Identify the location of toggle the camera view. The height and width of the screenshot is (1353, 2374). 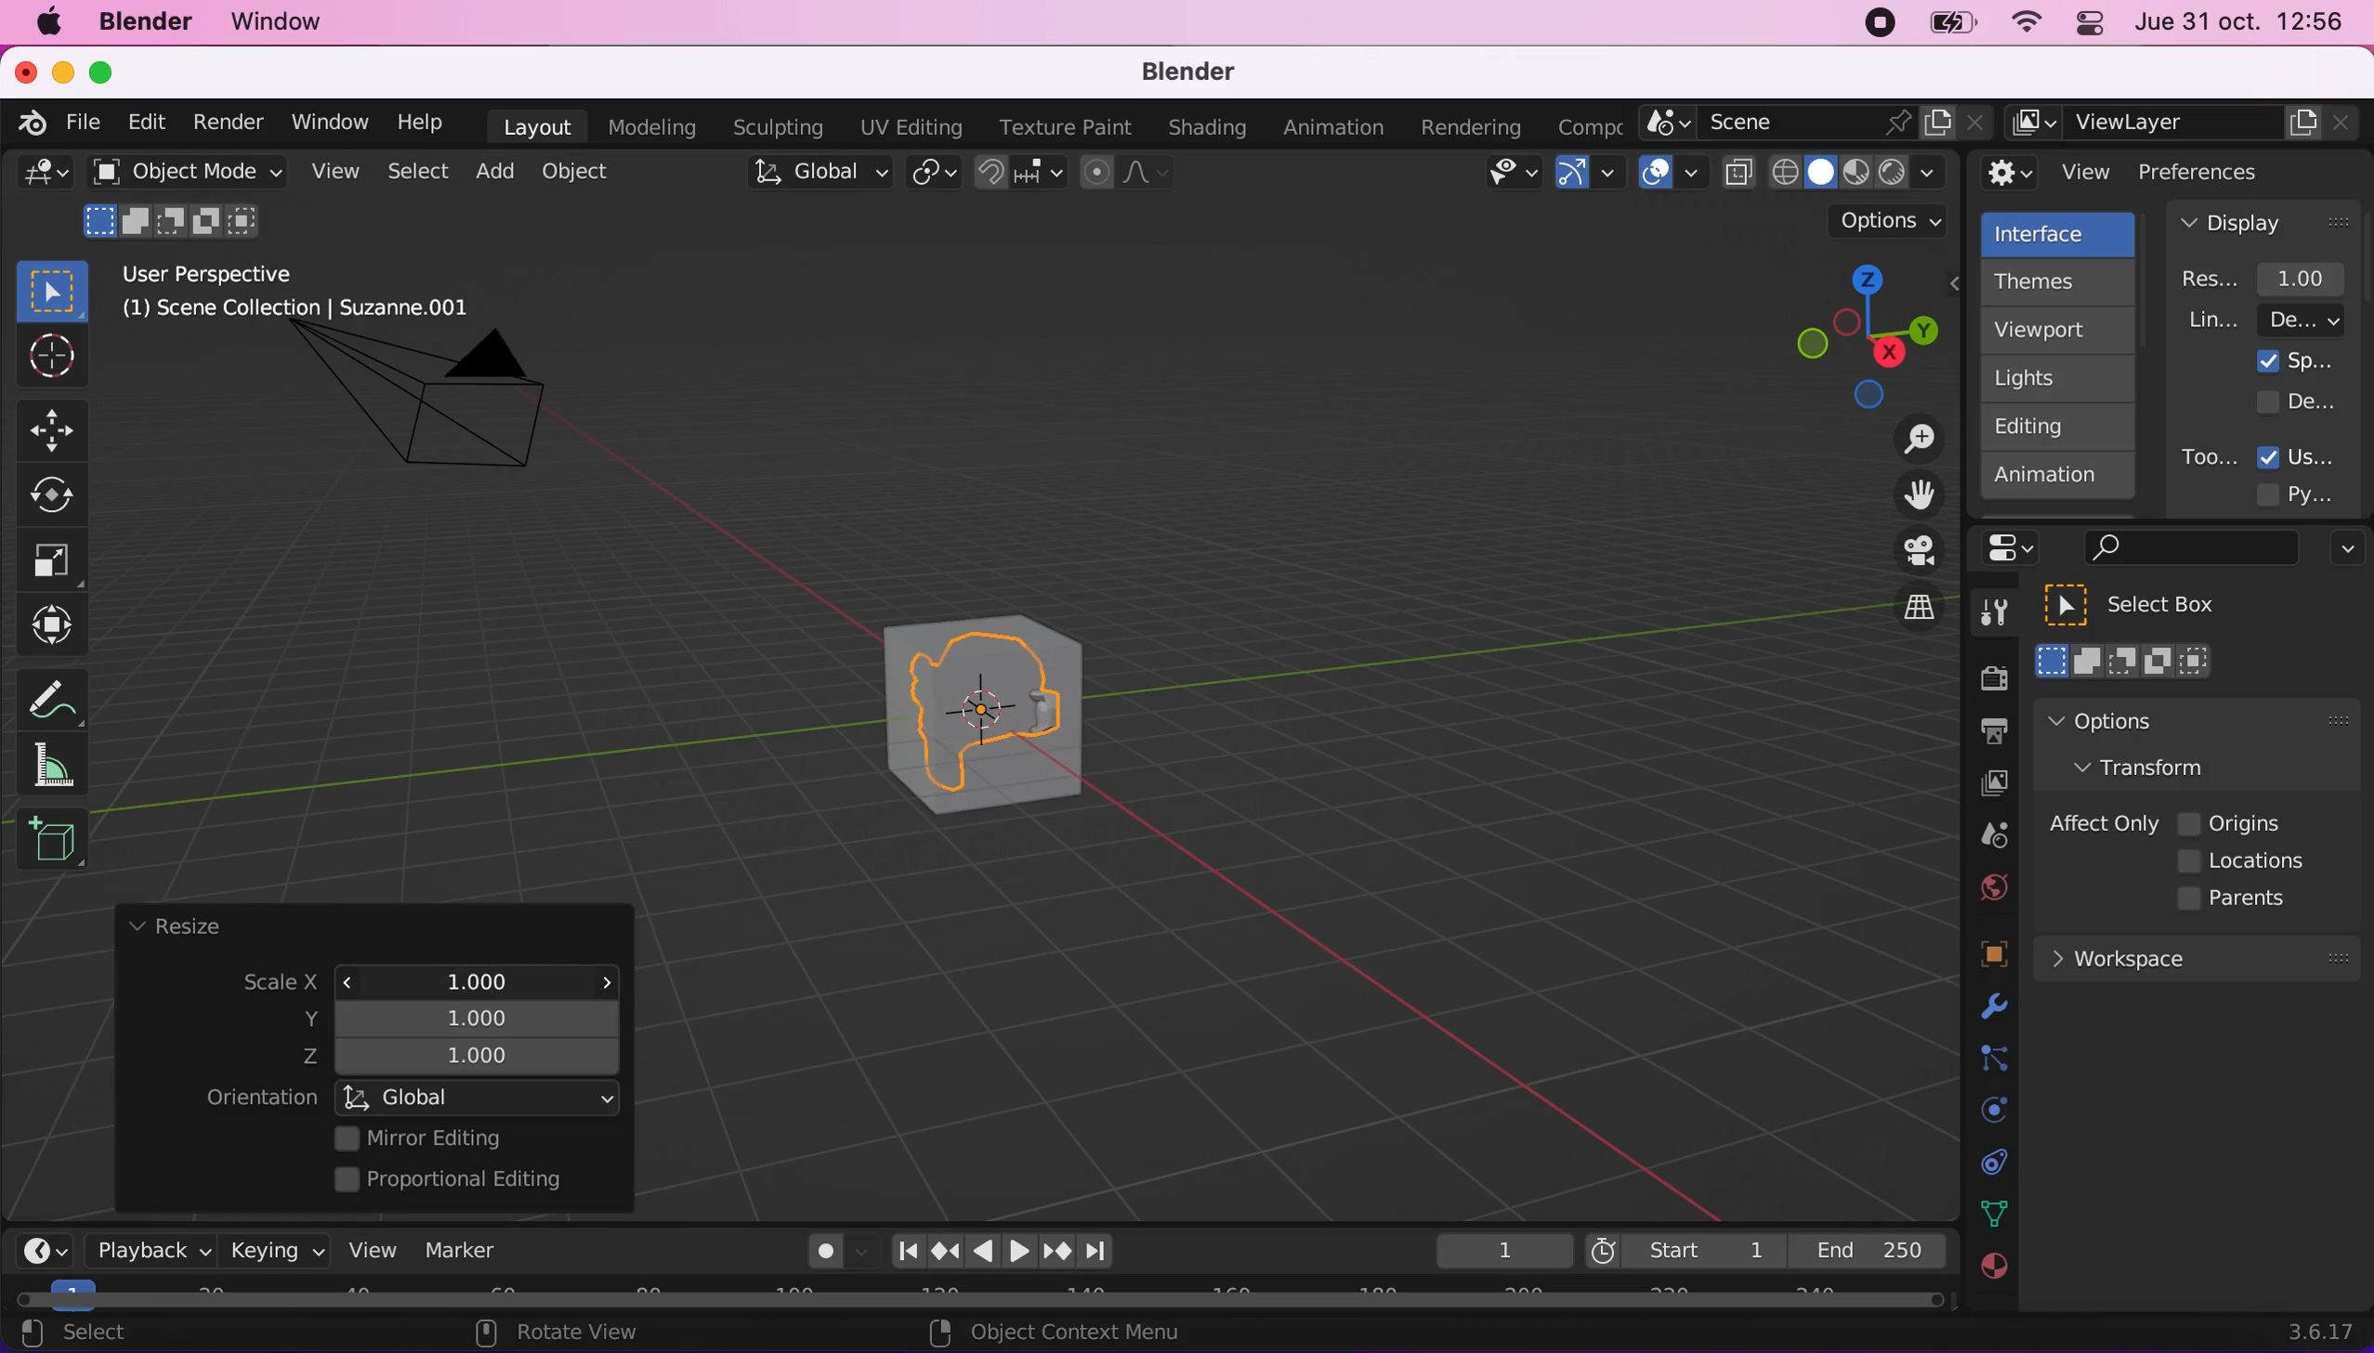
(1907, 552).